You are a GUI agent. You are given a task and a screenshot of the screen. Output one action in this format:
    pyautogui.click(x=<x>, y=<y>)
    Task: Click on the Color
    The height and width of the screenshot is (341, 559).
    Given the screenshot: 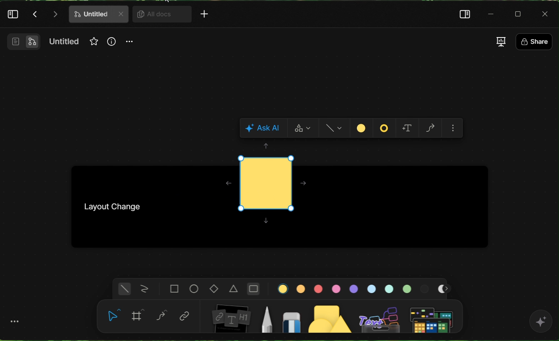 What is the action you would take?
    pyautogui.click(x=362, y=128)
    